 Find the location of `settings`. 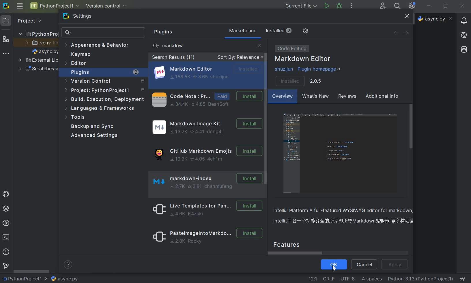

settings is located at coordinates (83, 17).